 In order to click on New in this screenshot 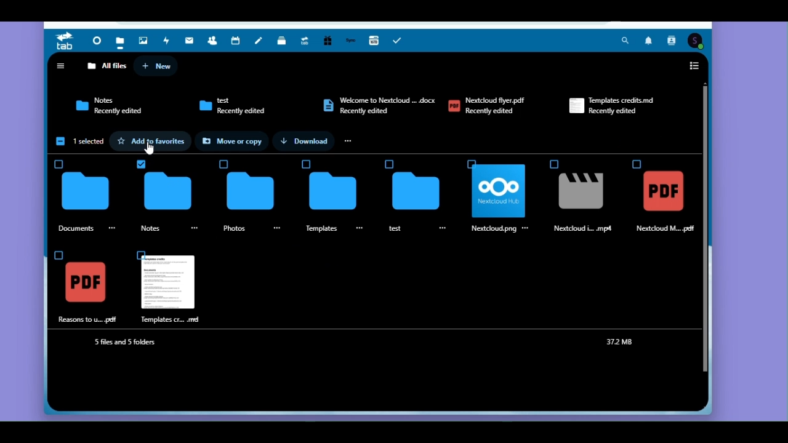, I will do `click(159, 66)`.